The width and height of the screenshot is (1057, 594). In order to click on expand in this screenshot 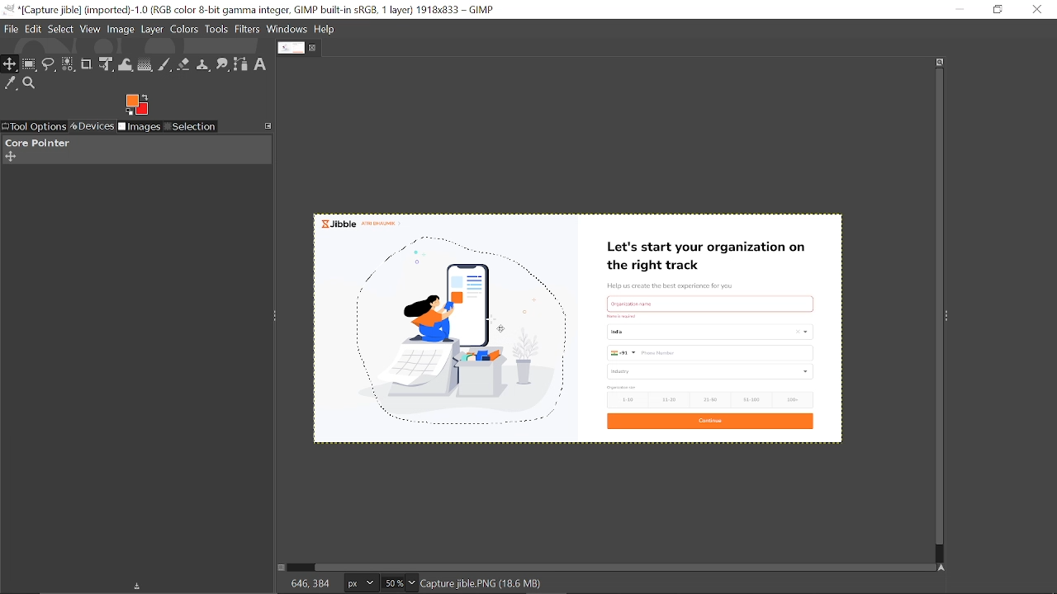, I will do `click(136, 103)`.